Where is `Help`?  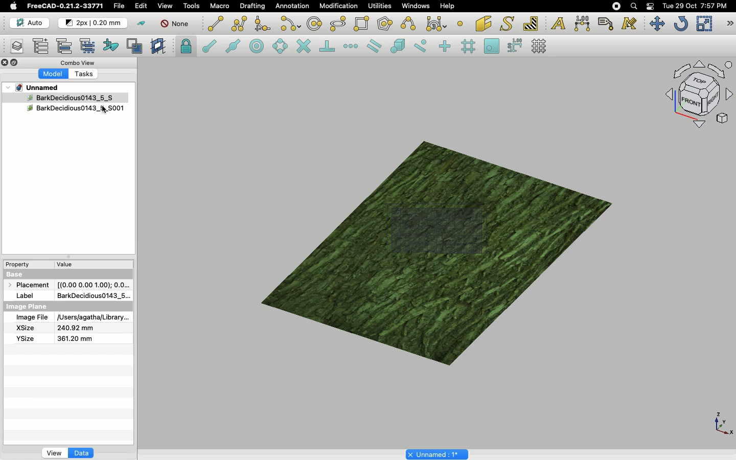
Help is located at coordinates (447, 6).